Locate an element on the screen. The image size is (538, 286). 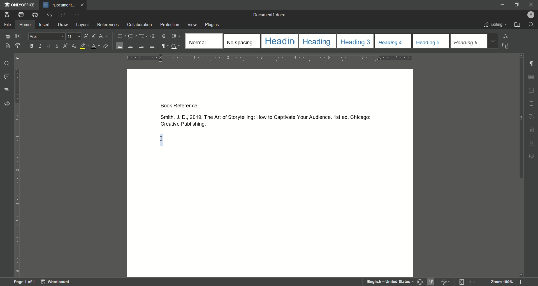
headings is located at coordinates (469, 41).